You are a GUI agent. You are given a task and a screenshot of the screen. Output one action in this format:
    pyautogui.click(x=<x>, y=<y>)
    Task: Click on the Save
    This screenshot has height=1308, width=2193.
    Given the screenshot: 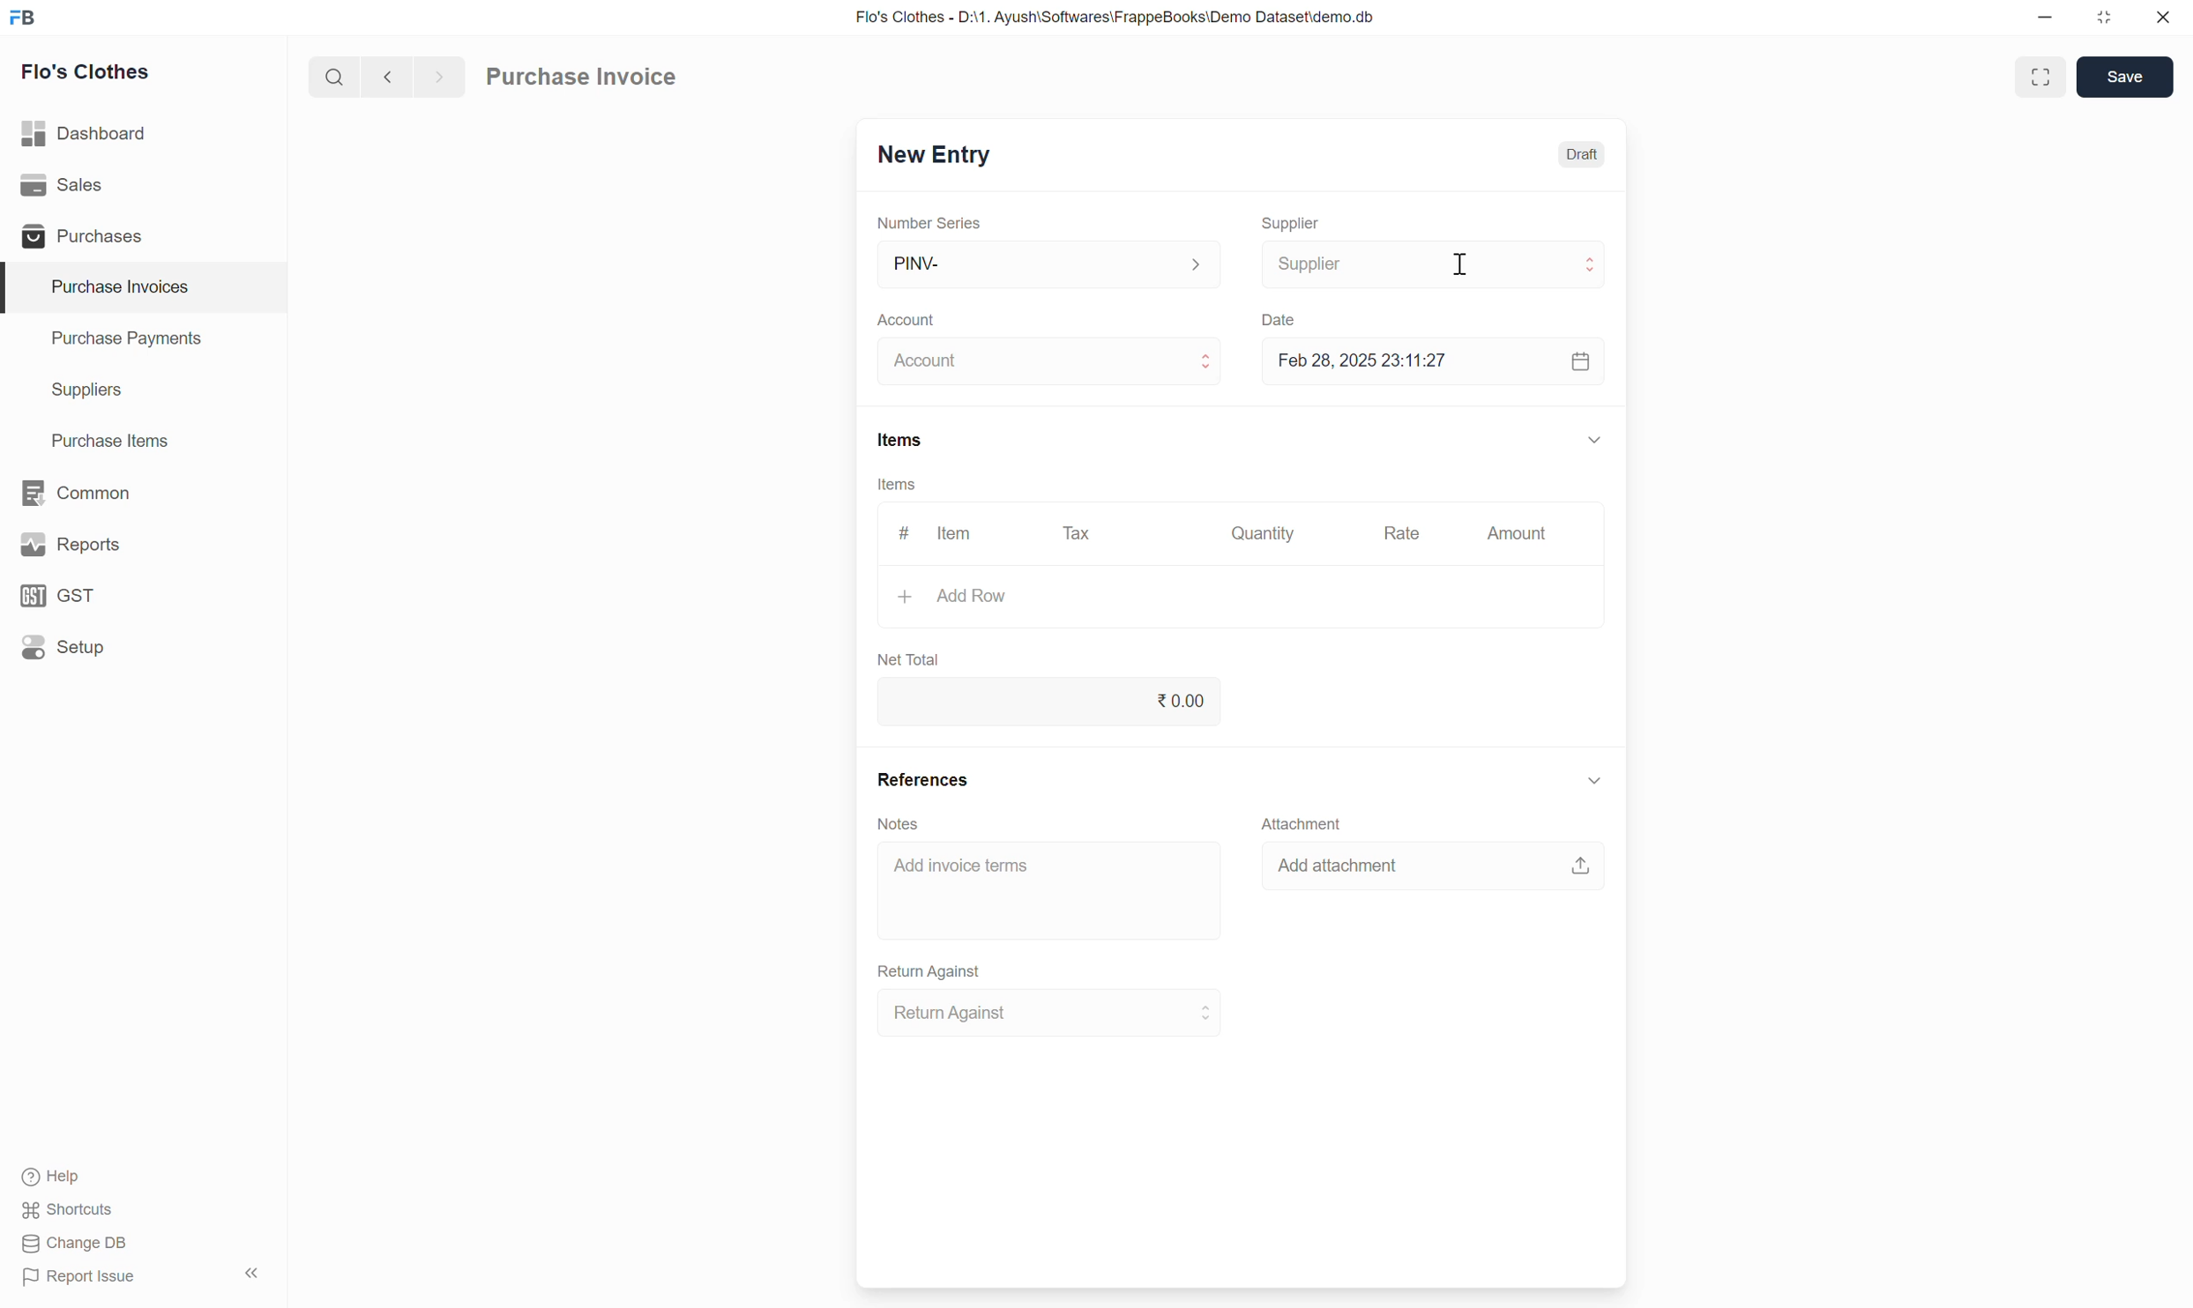 What is the action you would take?
    pyautogui.click(x=2124, y=77)
    